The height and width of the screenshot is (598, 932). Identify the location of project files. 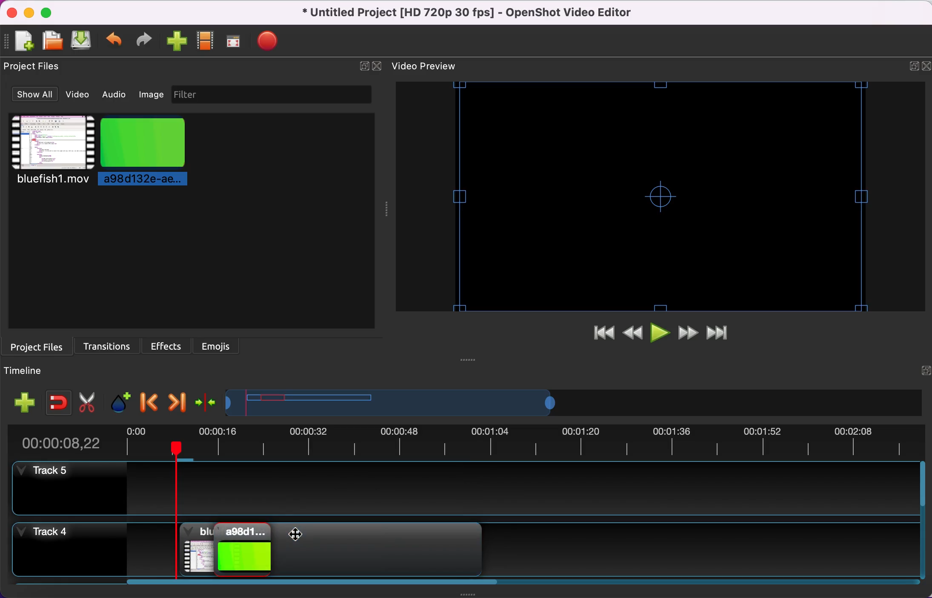
(41, 346).